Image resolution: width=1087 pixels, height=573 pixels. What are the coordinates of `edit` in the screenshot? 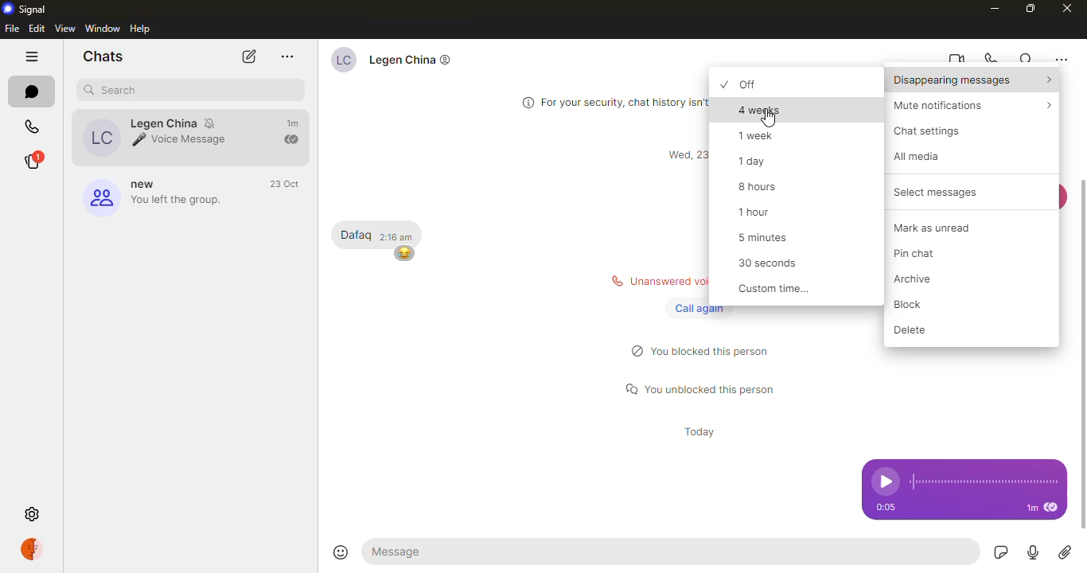 It's located at (36, 29).